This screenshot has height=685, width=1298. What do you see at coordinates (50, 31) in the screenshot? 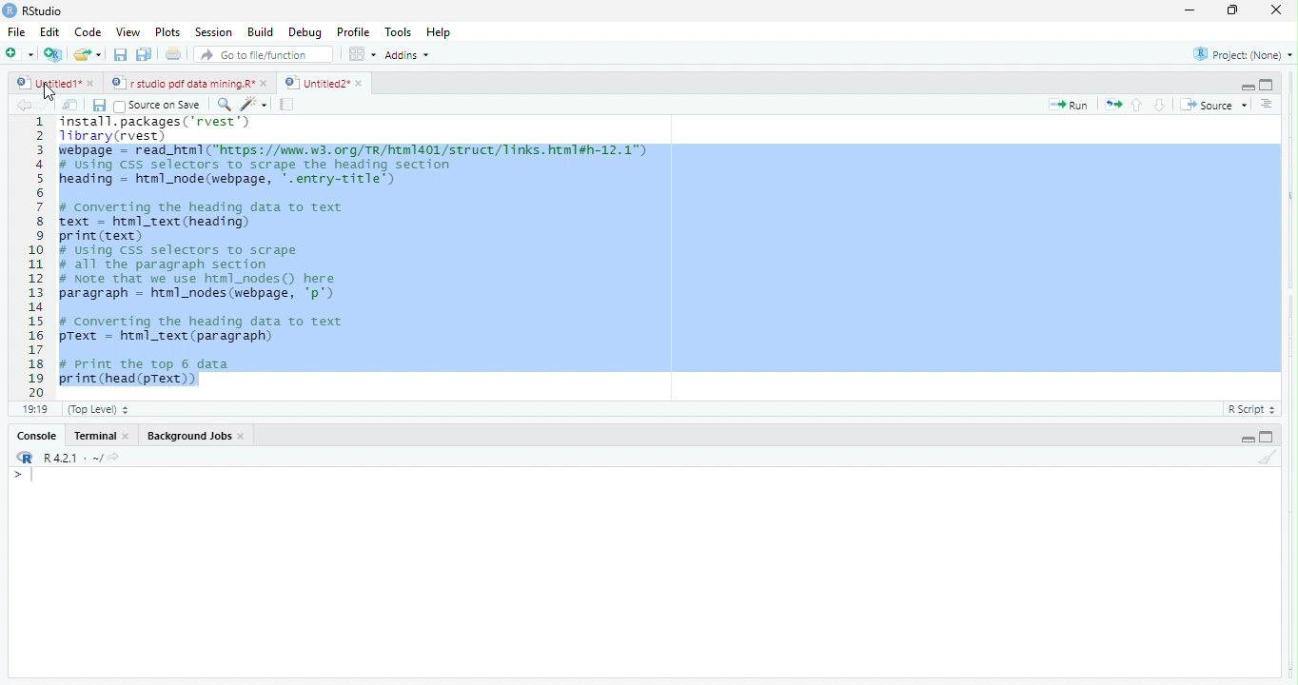
I see `Edit` at bounding box center [50, 31].